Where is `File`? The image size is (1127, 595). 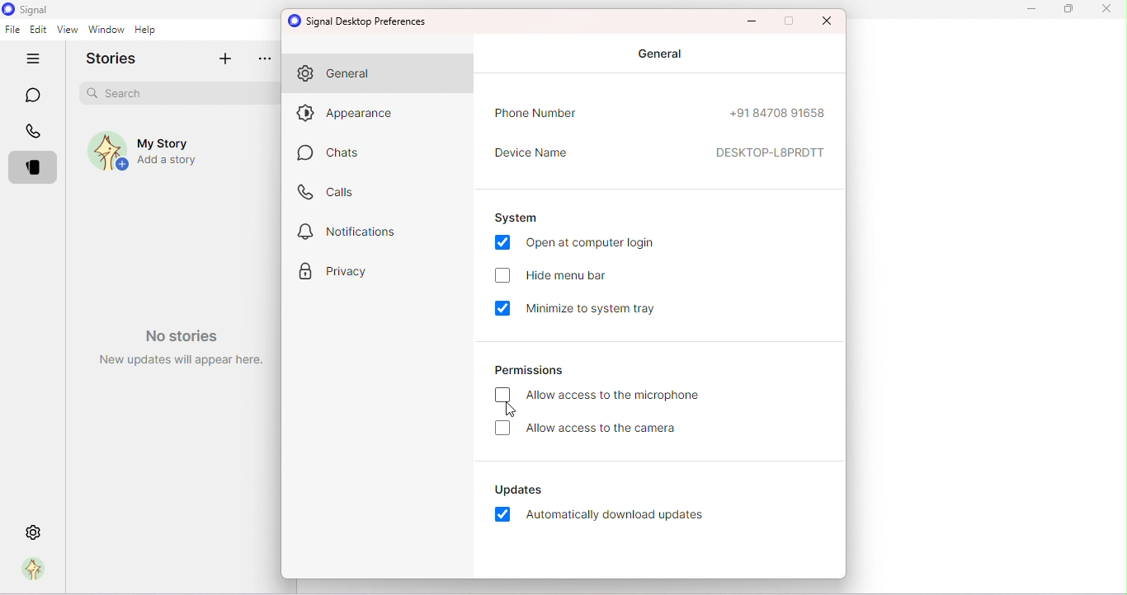
File is located at coordinates (14, 31).